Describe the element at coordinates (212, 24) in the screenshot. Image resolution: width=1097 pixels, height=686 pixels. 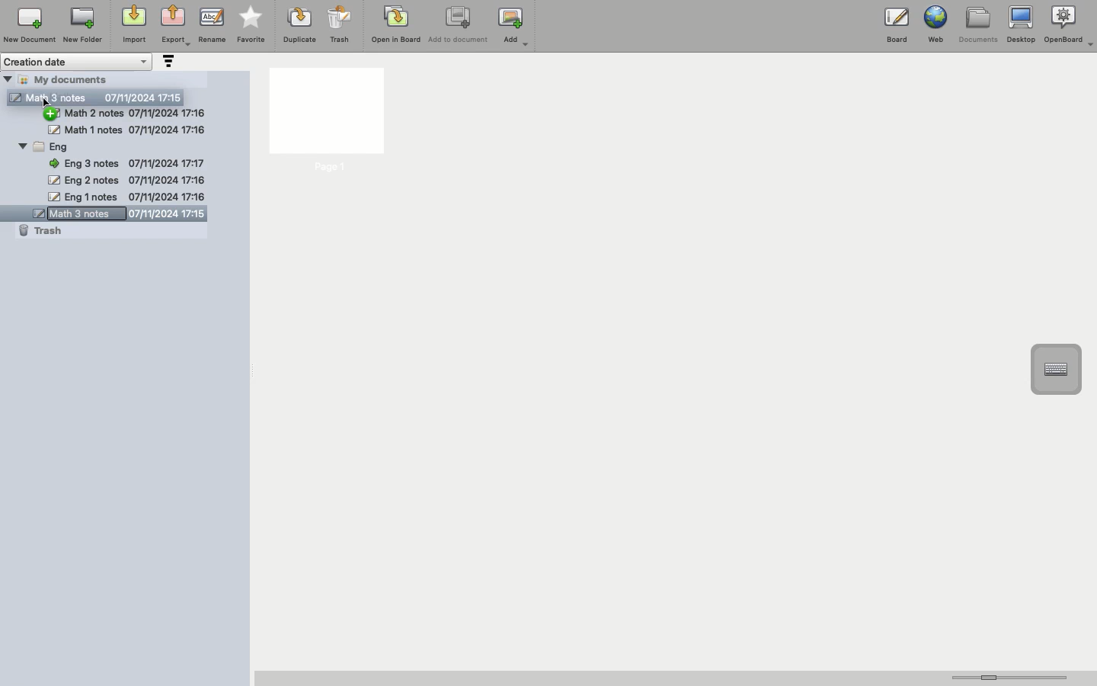
I see `Rename` at that location.